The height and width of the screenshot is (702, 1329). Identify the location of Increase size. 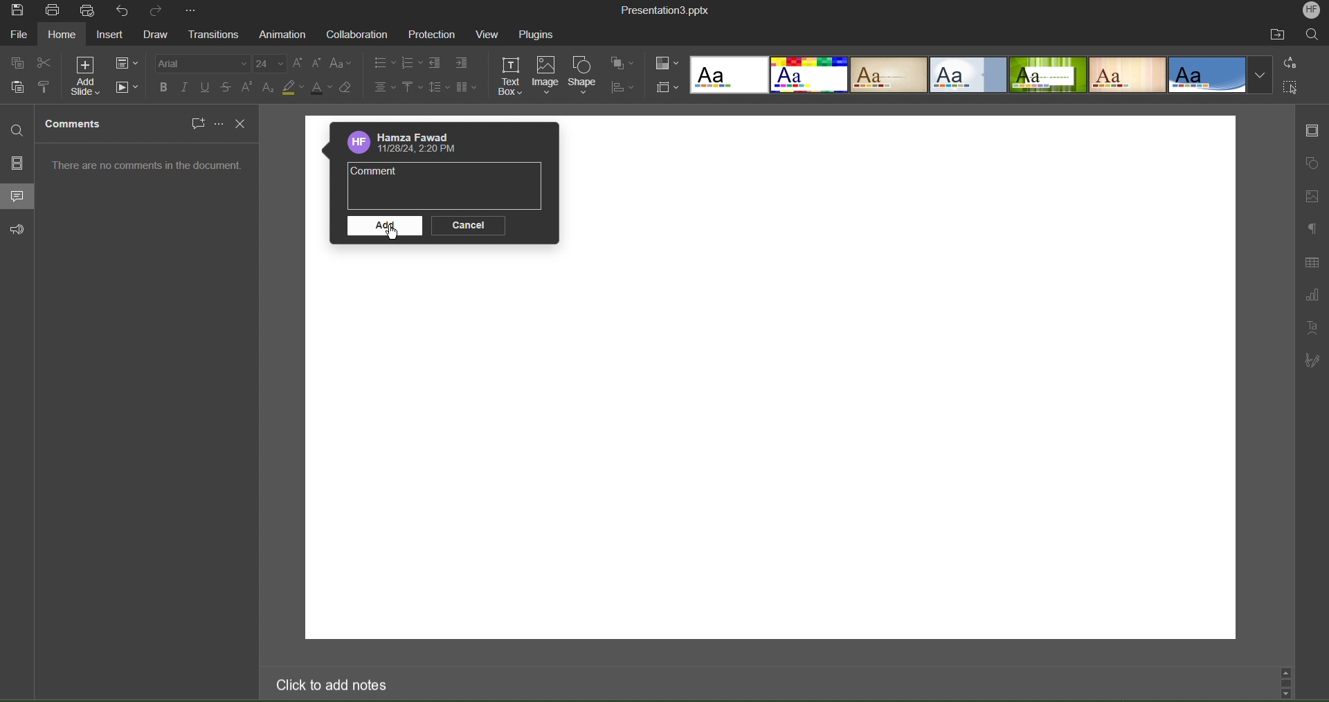
(298, 64).